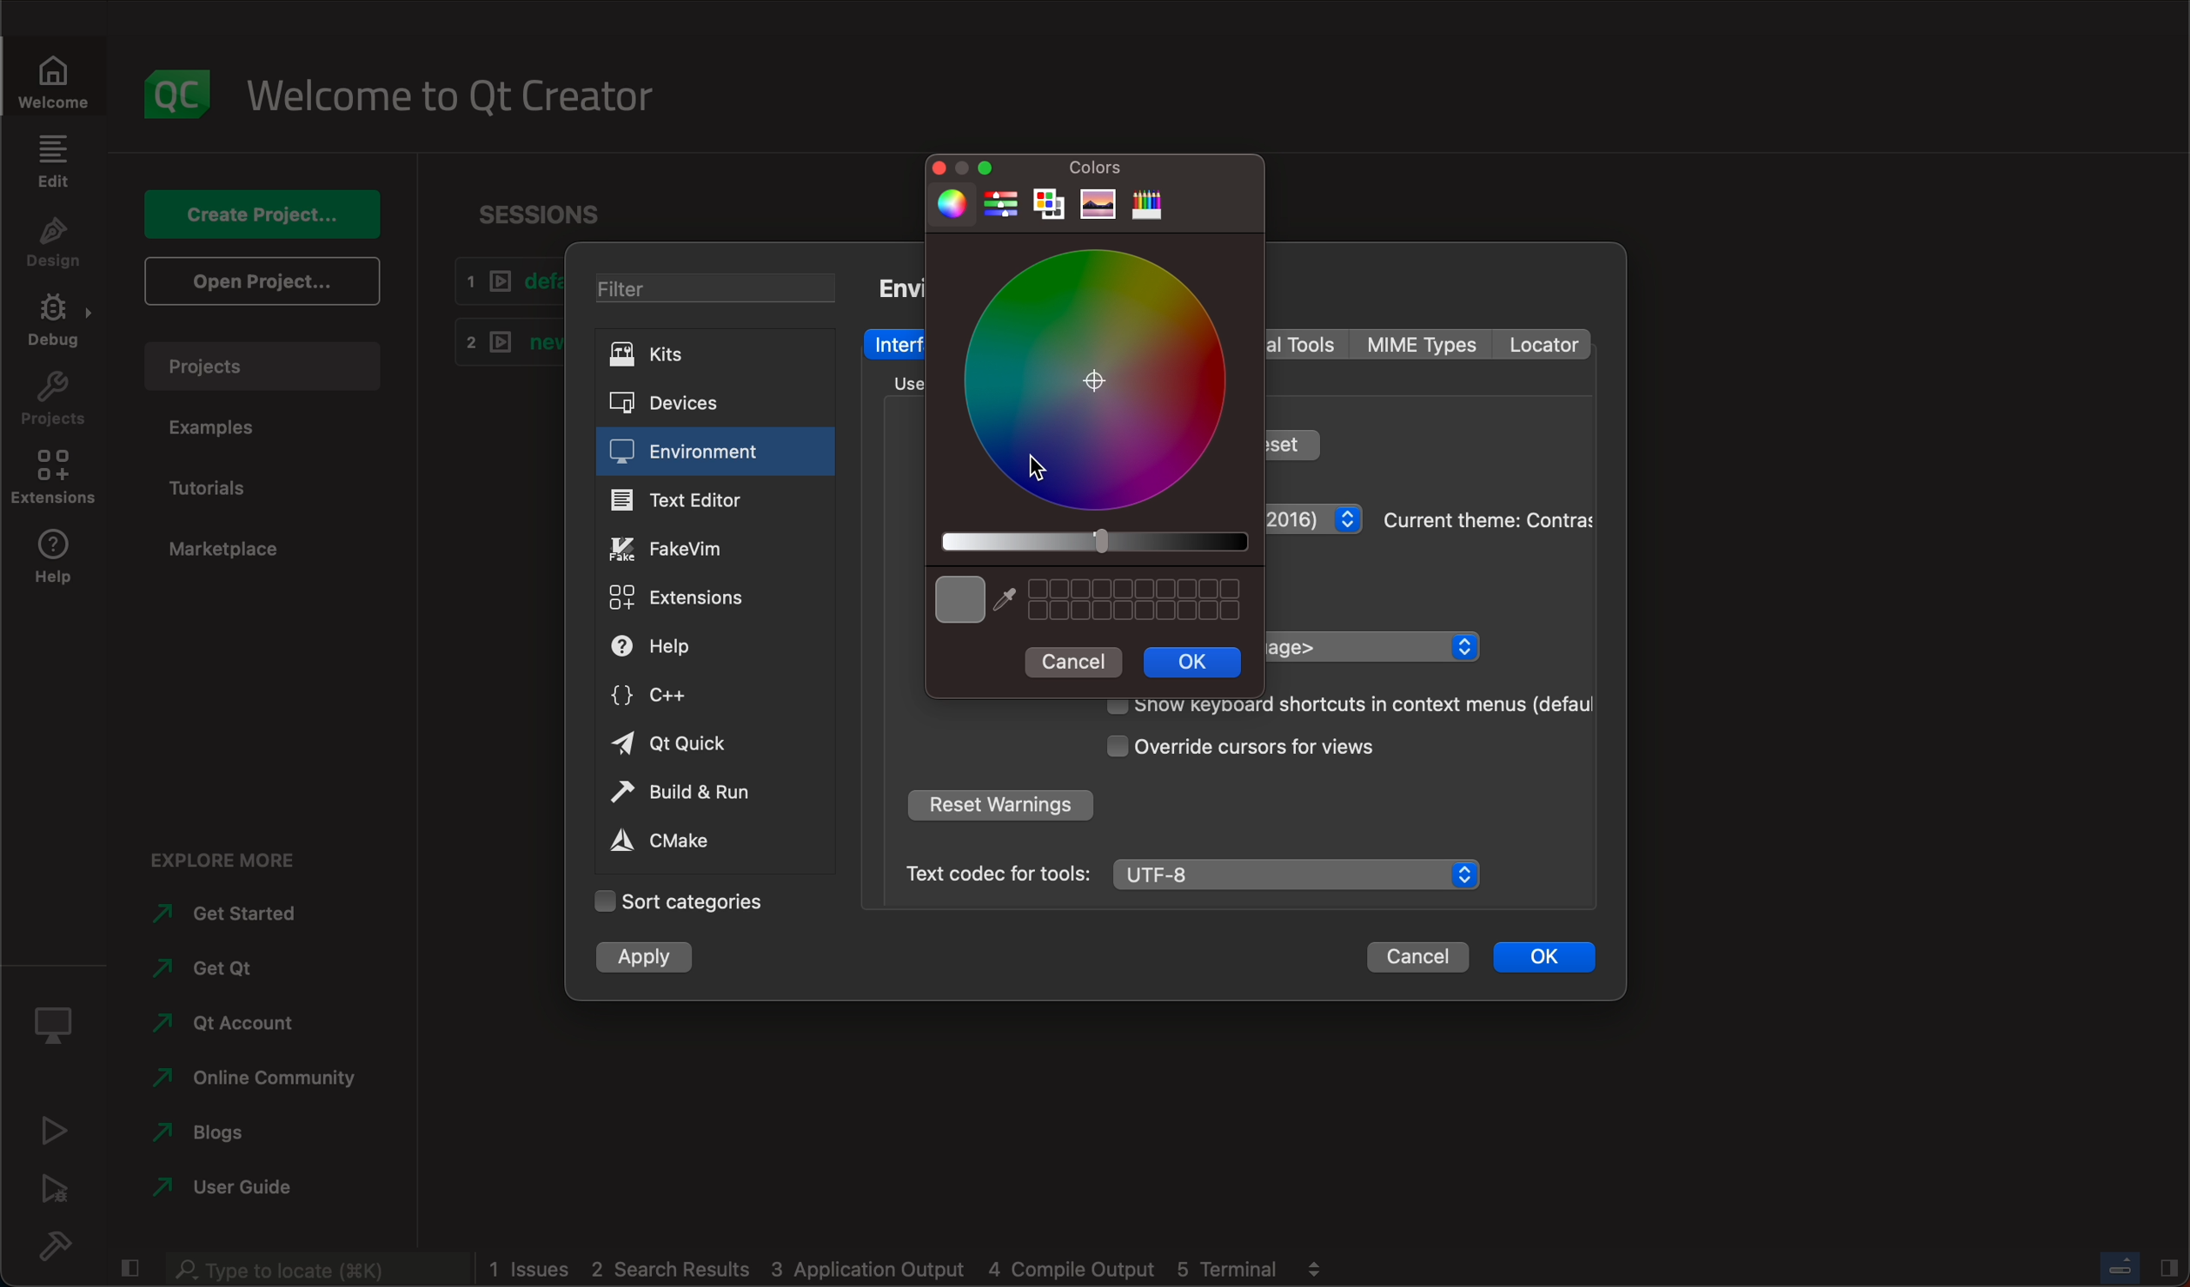  Describe the element at coordinates (261, 208) in the screenshot. I see `create` at that location.